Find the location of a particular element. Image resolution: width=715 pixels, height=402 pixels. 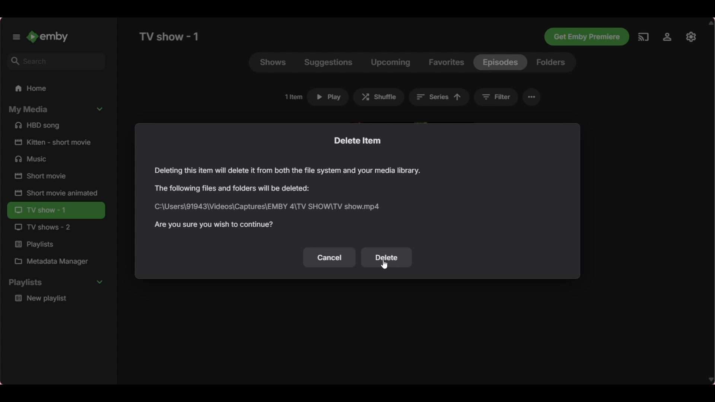

Window text is located at coordinates (290, 197).